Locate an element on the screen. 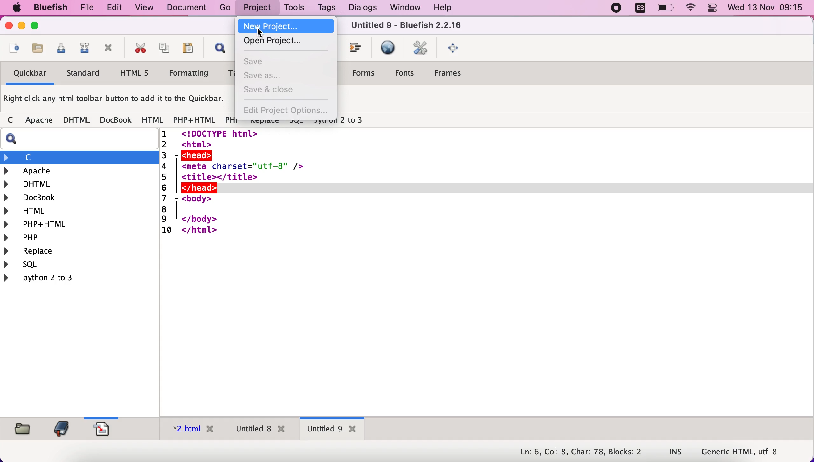 This screenshot has width=814, height=462. save file as is located at coordinates (83, 50).